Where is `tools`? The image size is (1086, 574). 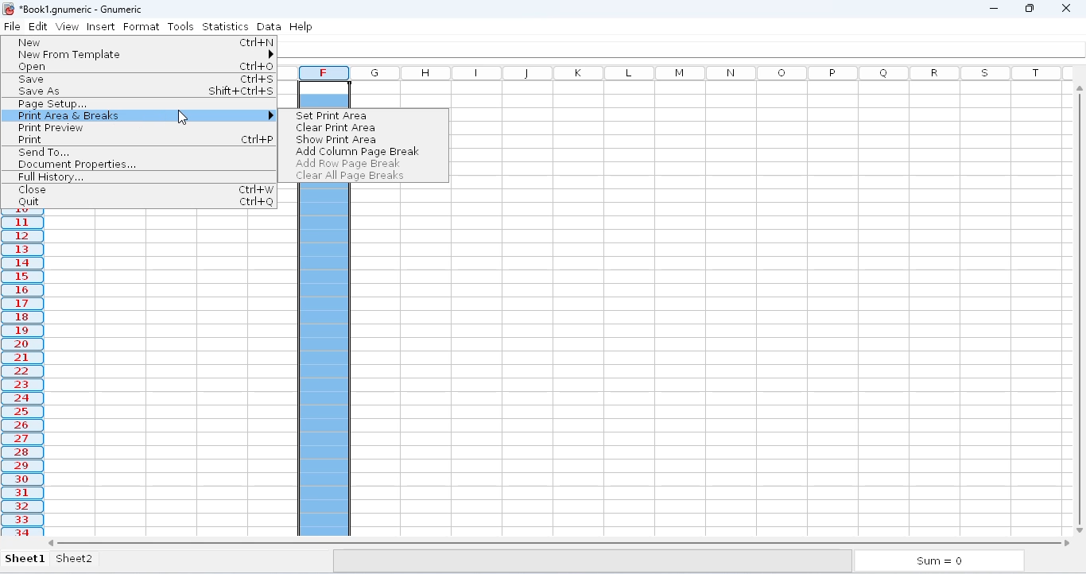
tools is located at coordinates (180, 25).